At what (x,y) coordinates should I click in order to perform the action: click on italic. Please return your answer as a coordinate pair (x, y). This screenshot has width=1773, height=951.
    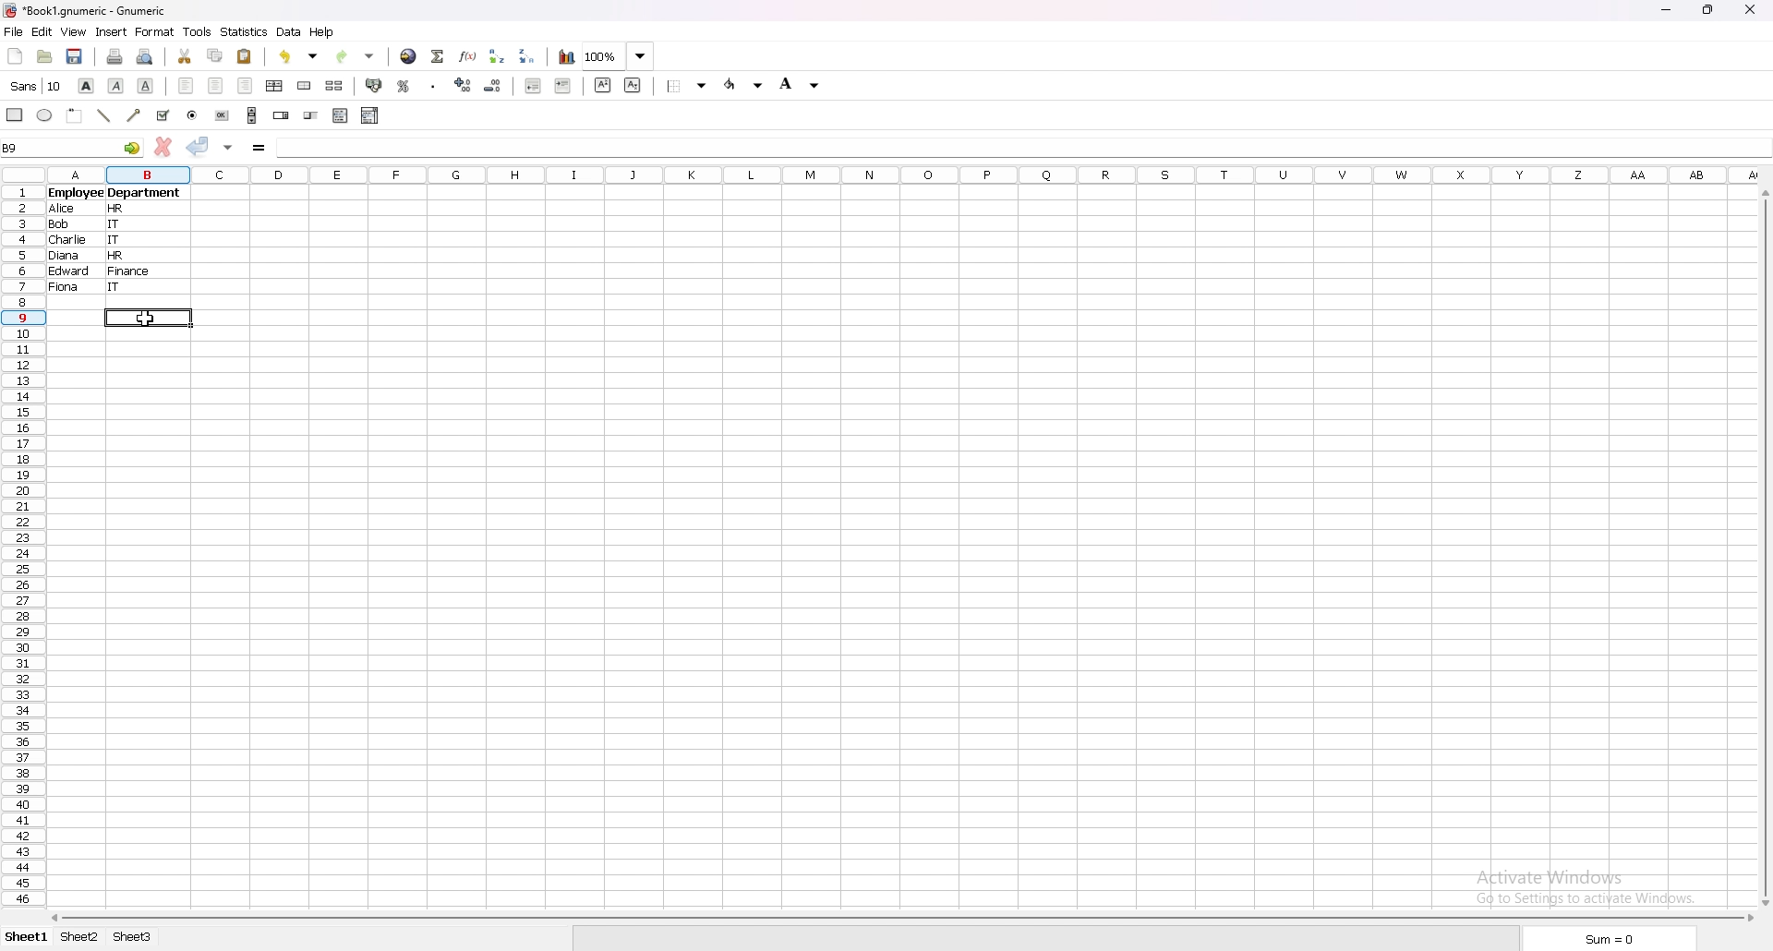
    Looking at the image, I should click on (116, 85).